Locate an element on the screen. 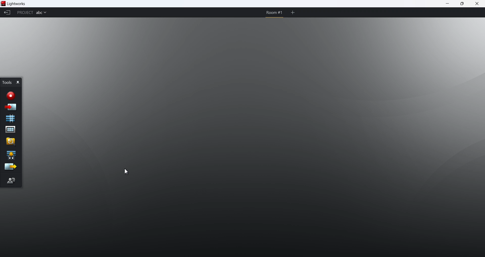  project name is located at coordinates (41, 13).